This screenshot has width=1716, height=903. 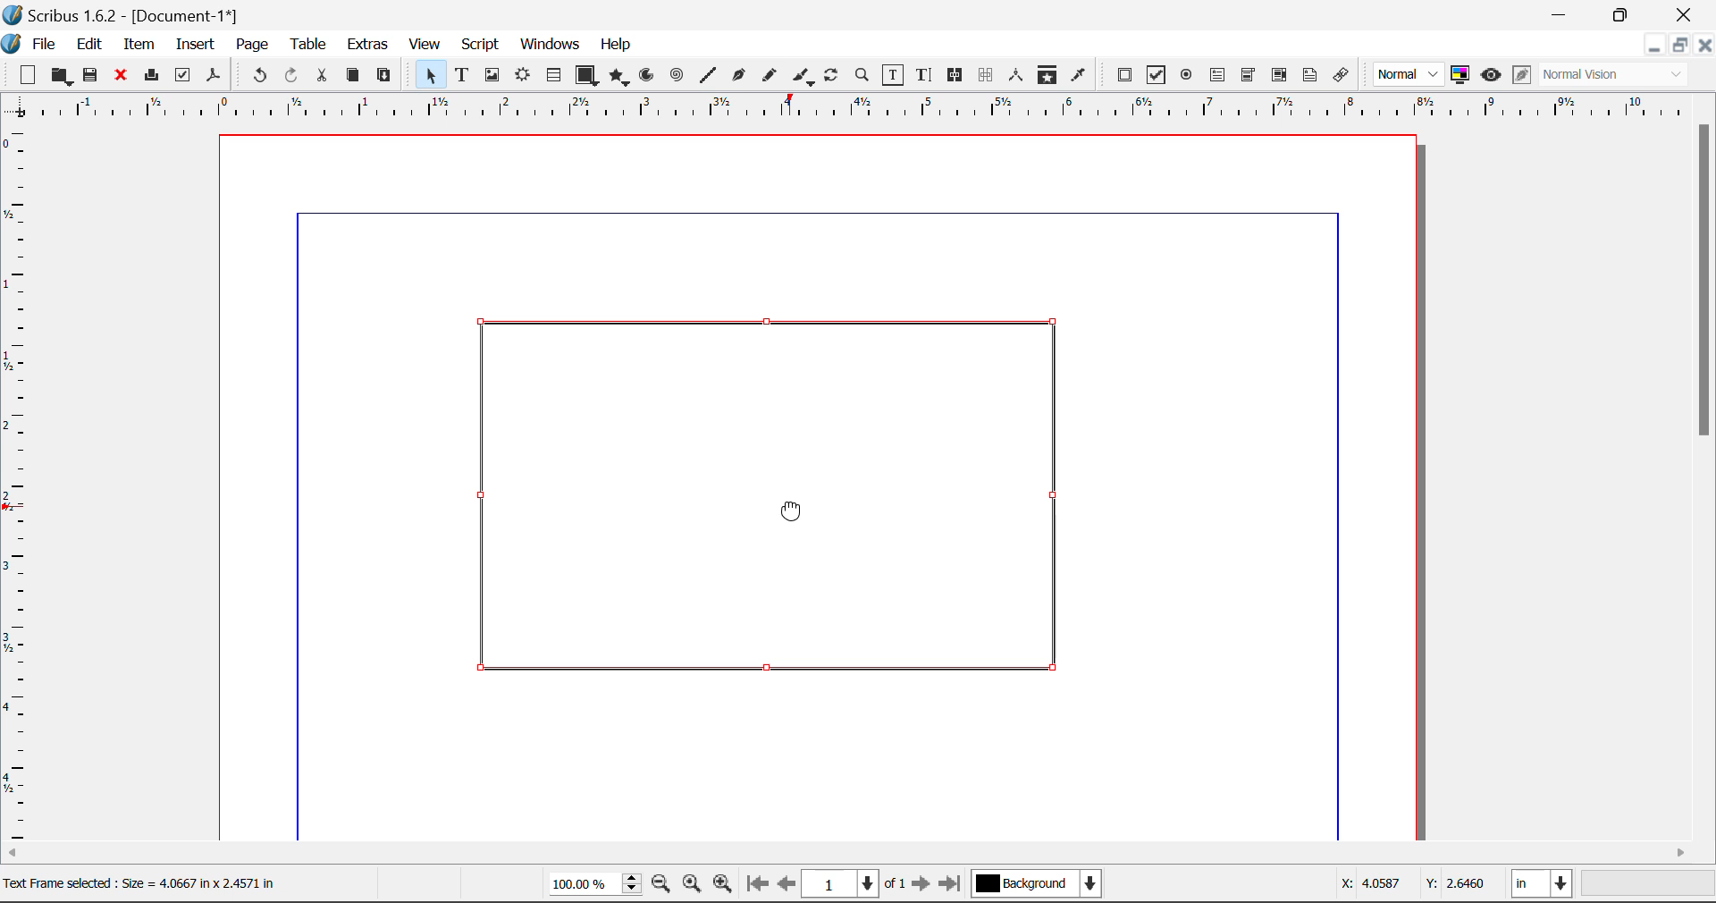 I want to click on Copy Item Properties, so click(x=1047, y=75).